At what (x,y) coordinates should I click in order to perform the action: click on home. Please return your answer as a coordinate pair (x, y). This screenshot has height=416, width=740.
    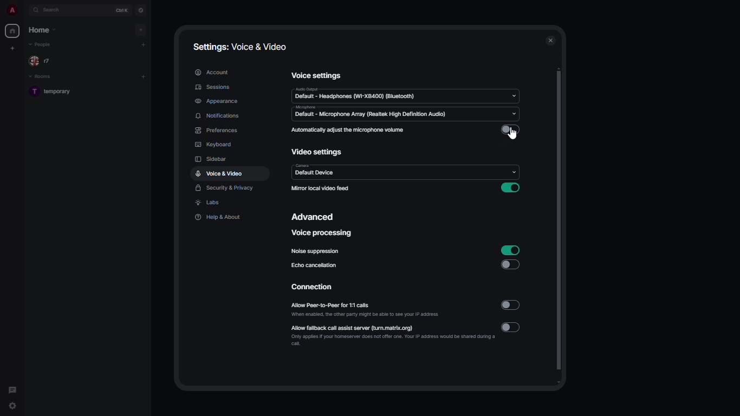
    Looking at the image, I should click on (42, 29).